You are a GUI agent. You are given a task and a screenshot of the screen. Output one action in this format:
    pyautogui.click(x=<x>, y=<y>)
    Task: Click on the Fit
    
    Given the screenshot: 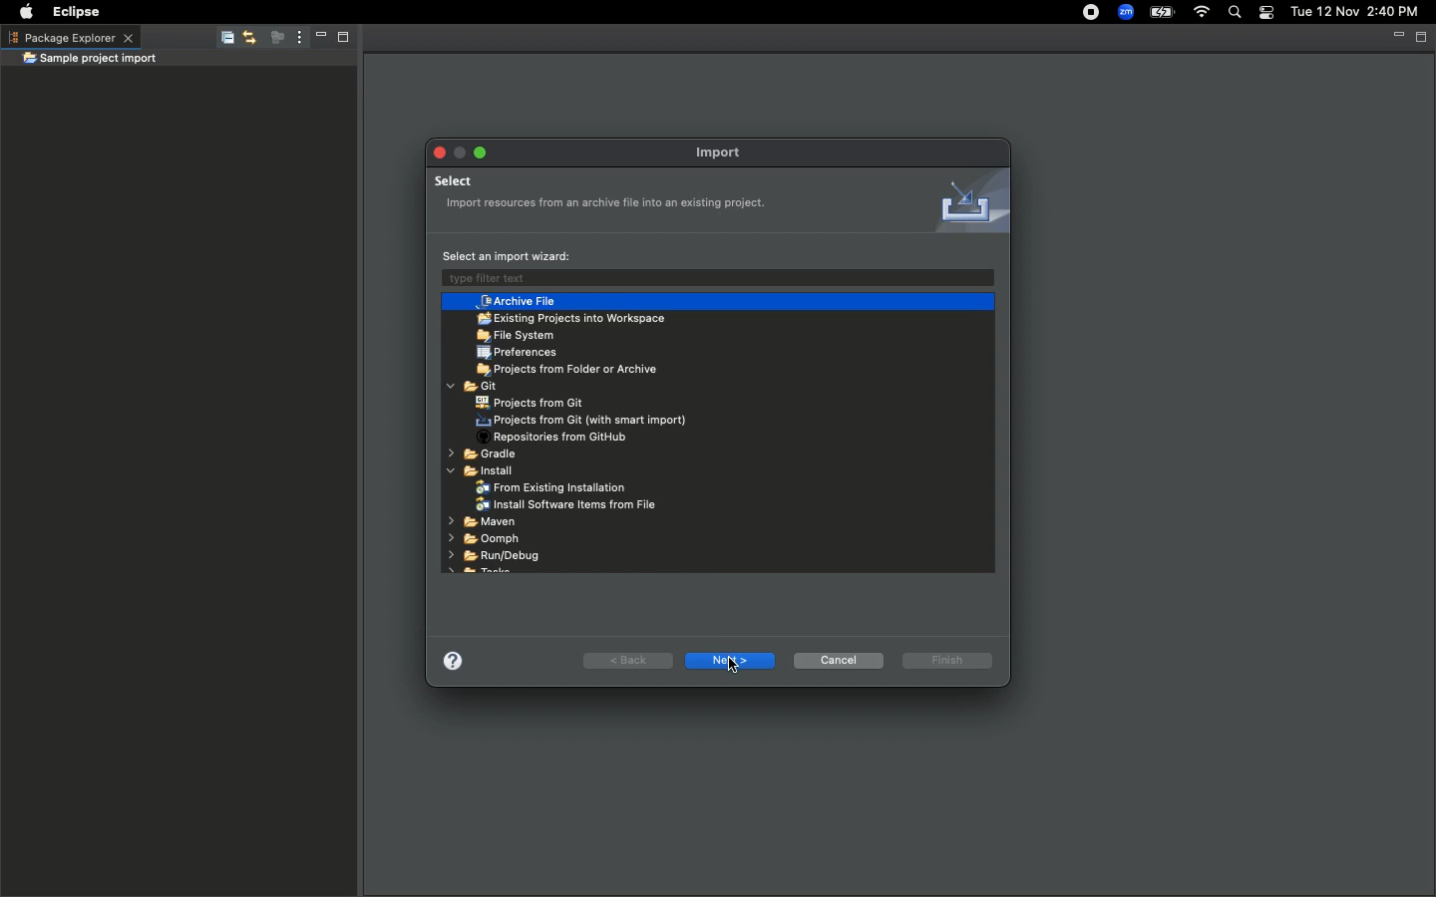 What is the action you would take?
    pyautogui.click(x=474, y=387)
    